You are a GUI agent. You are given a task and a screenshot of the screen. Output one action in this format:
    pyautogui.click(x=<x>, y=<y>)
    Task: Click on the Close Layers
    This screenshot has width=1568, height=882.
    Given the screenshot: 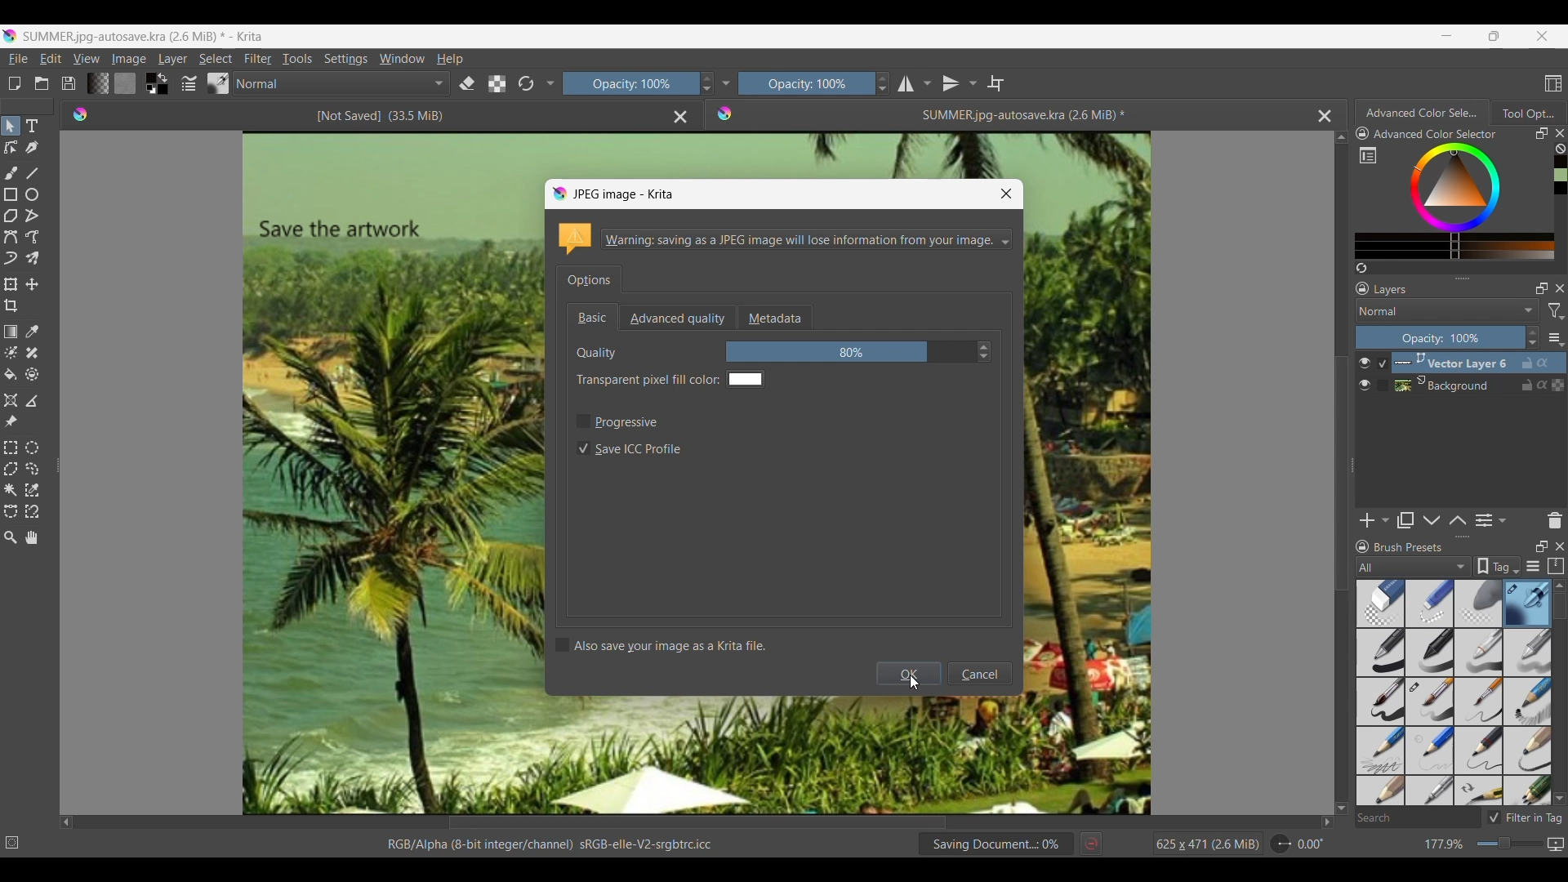 What is the action you would take?
    pyautogui.click(x=1560, y=288)
    